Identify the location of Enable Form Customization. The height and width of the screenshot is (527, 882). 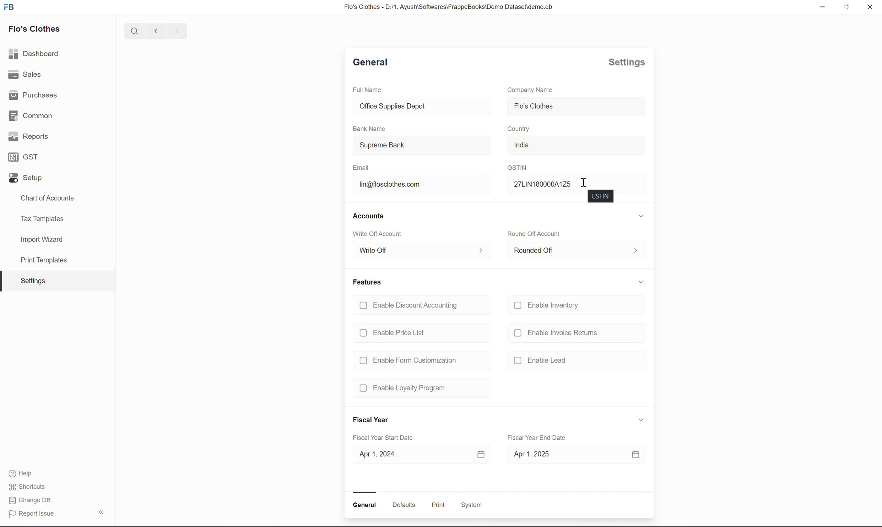
(407, 360).